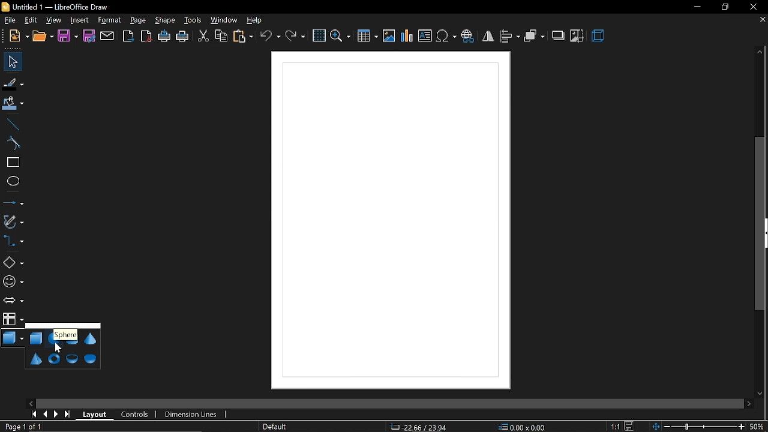 The height and width of the screenshot is (432, 768). What do you see at coordinates (193, 20) in the screenshot?
I see `tools` at bounding box center [193, 20].